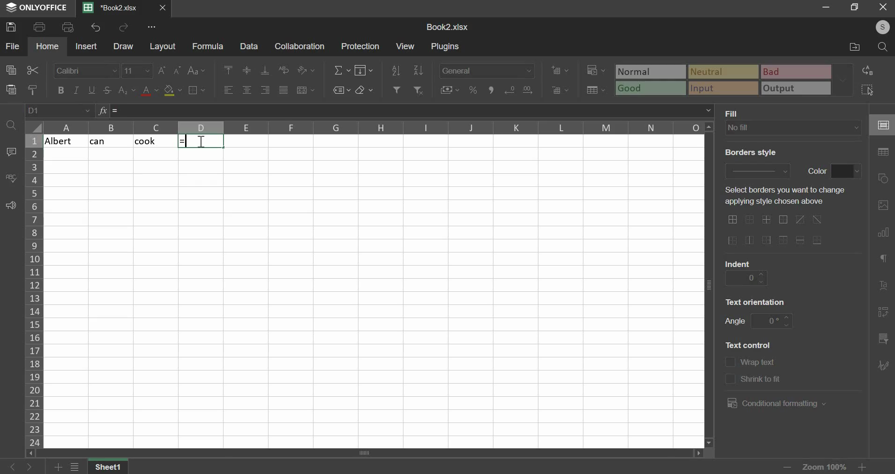 This screenshot has height=474, width=895. I want to click on conditional formatting, so click(775, 403).